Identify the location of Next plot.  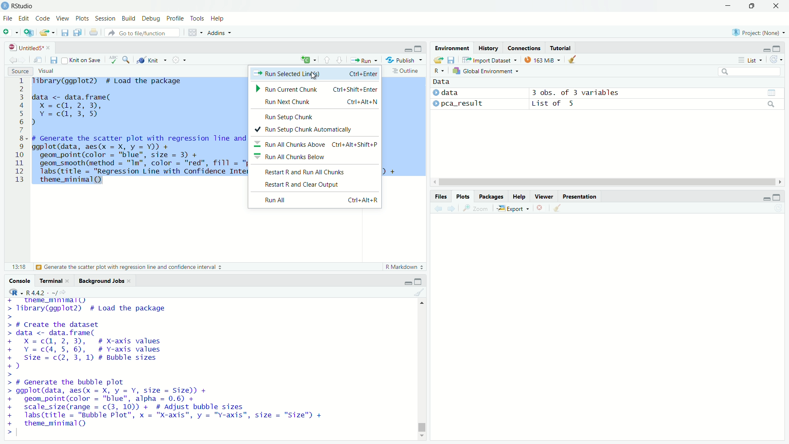
(452, 208).